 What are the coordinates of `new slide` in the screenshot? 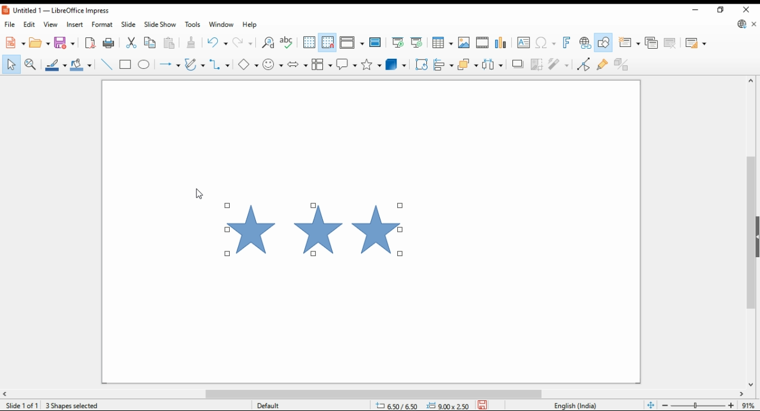 It's located at (629, 43).